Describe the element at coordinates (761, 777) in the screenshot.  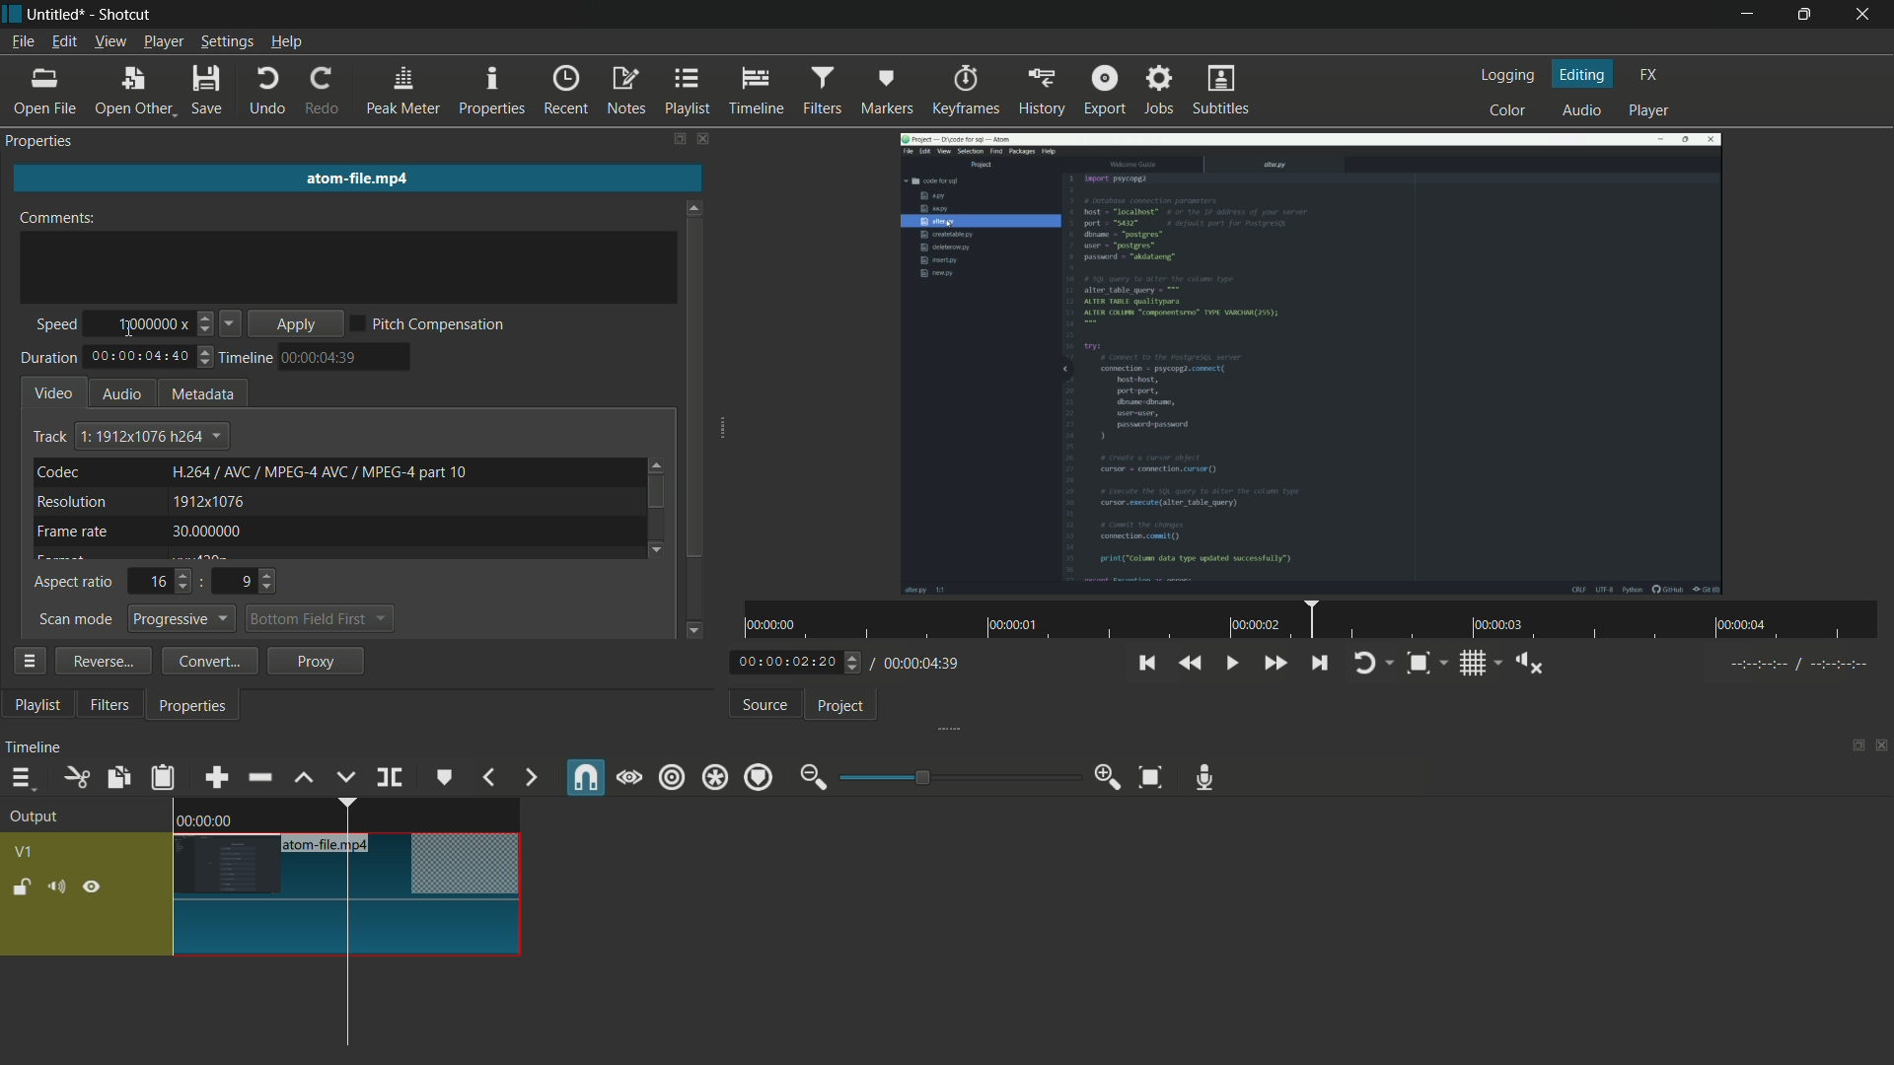
I see `ripple markers` at that location.